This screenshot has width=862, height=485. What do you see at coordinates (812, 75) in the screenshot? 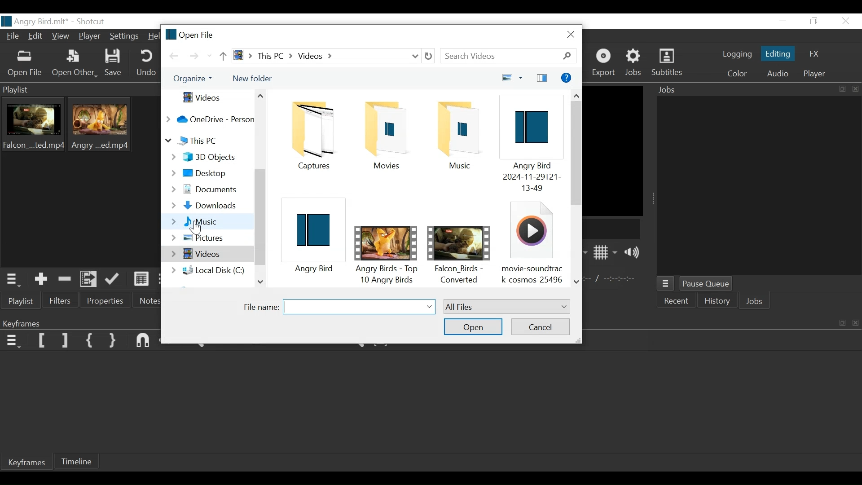
I see `Player` at bounding box center [812, 75].